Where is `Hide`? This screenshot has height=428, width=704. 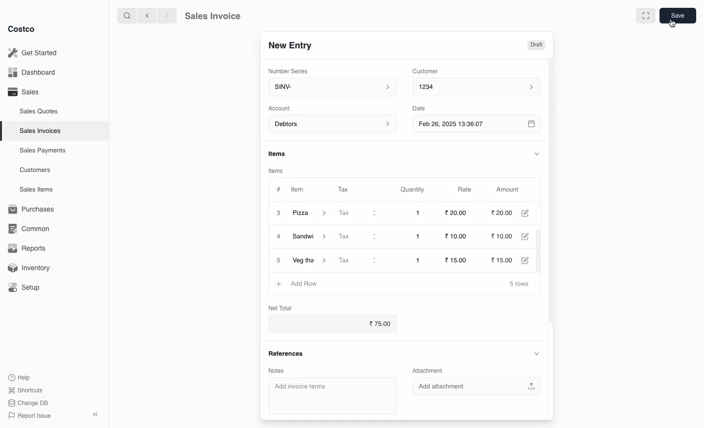 Hide is located at coordinates (536, 153).